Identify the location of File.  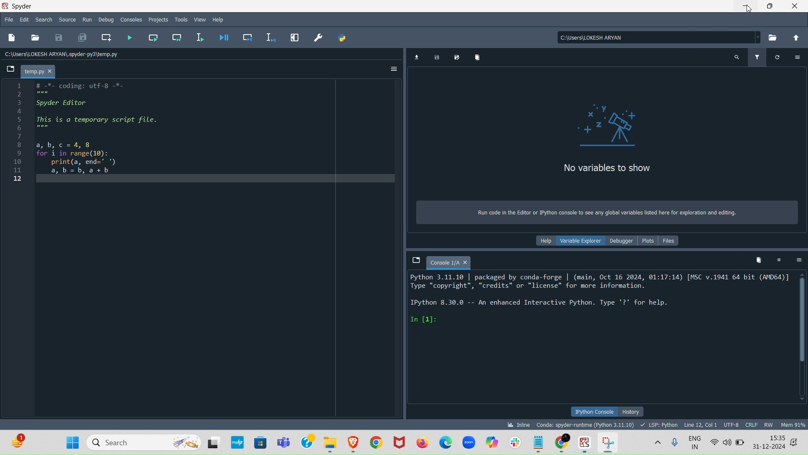
(8, 18).